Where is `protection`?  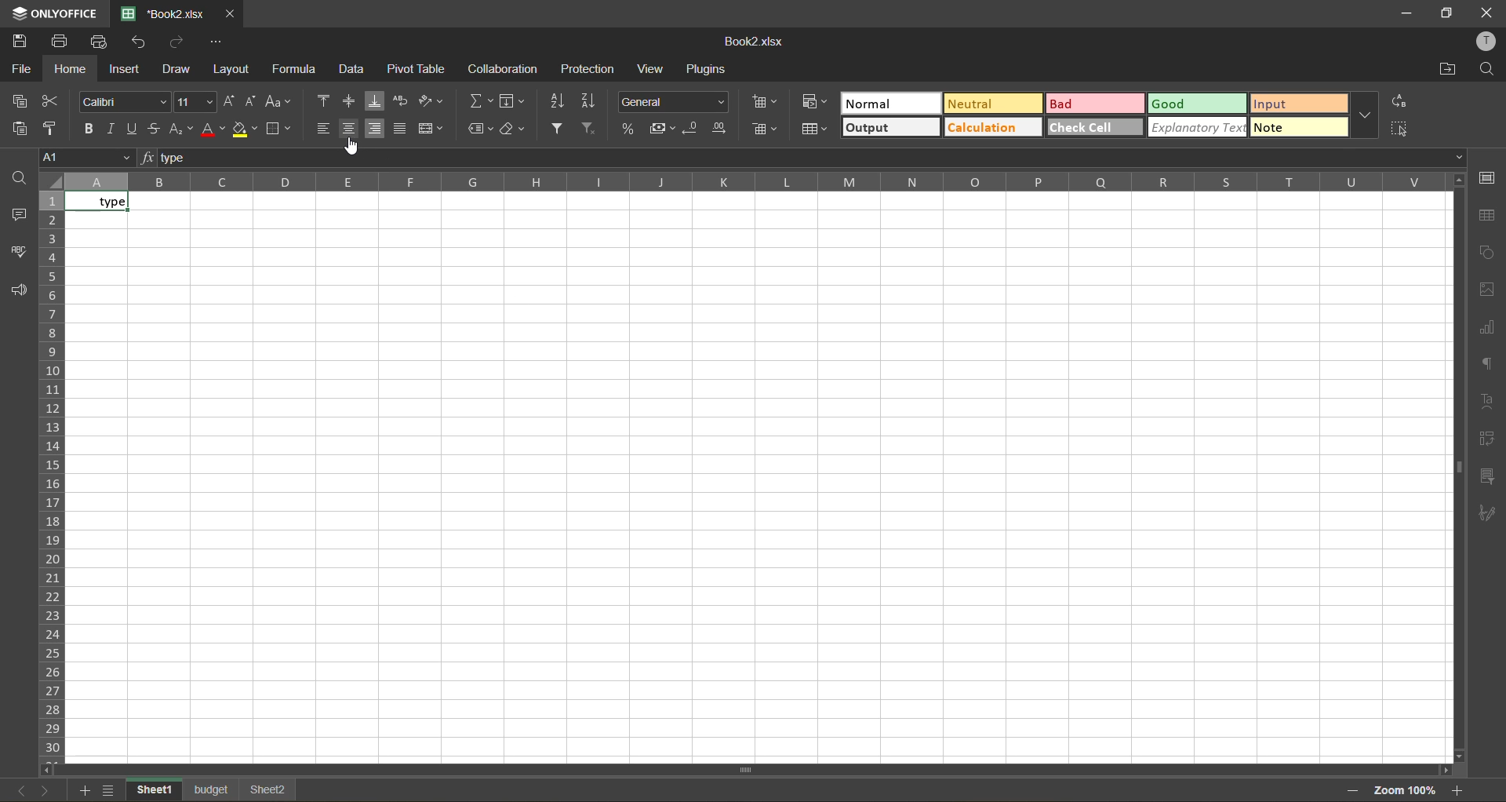 protection is located at coordinates (591, 70).